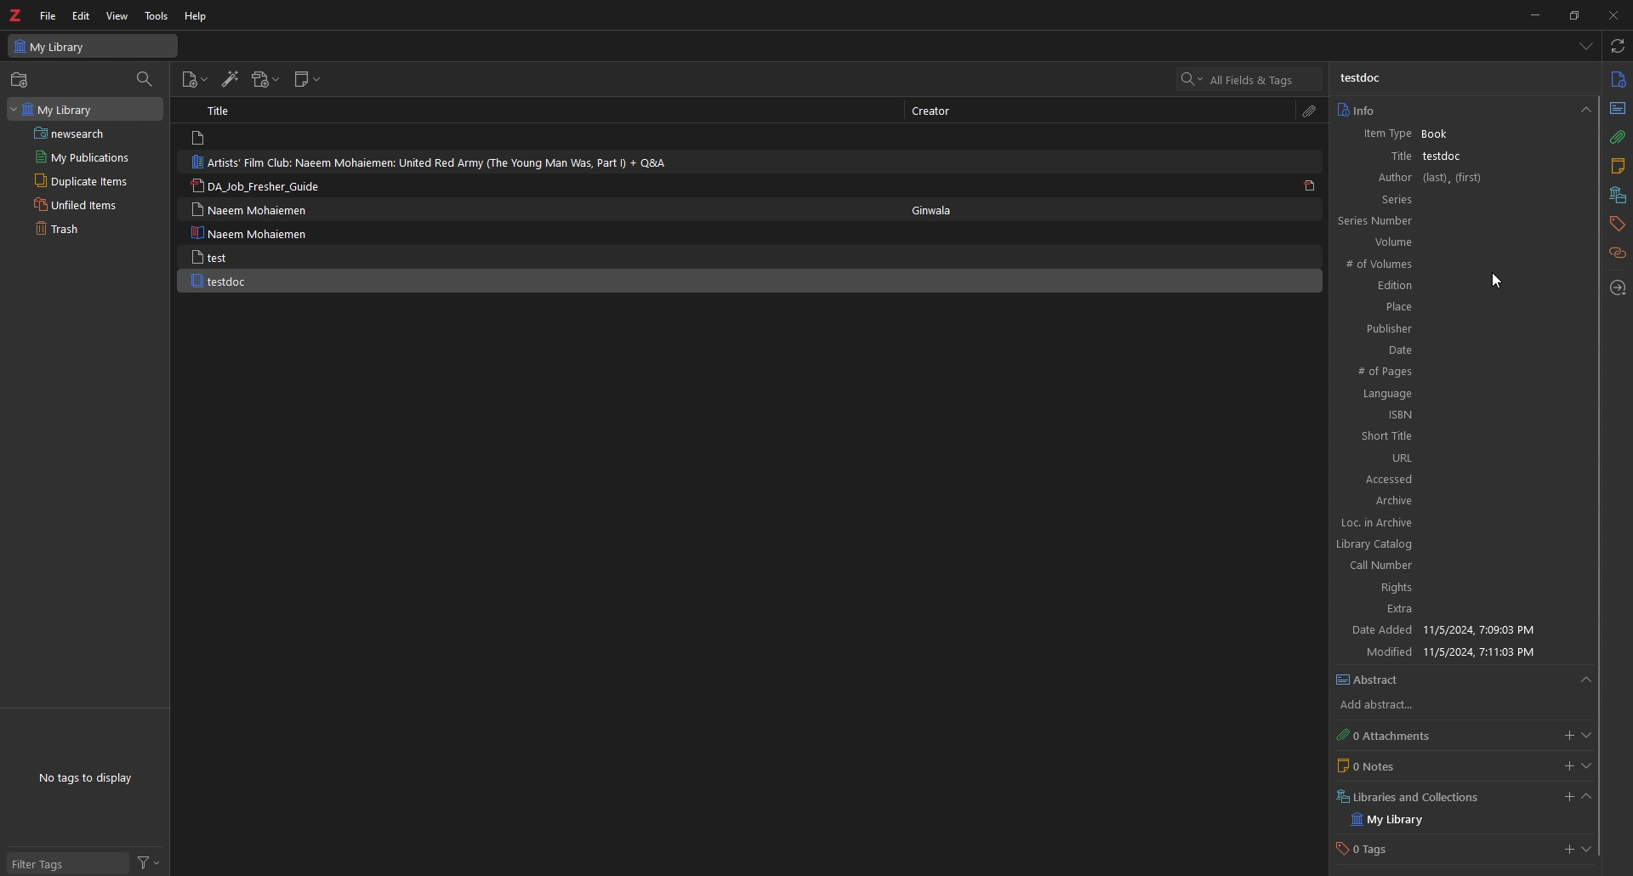 Image resolution: width=1633 pixels, height=876 pixels. Describe the element at coordinates (1498, 282) in the screenshot. I see `cursor` at that location.